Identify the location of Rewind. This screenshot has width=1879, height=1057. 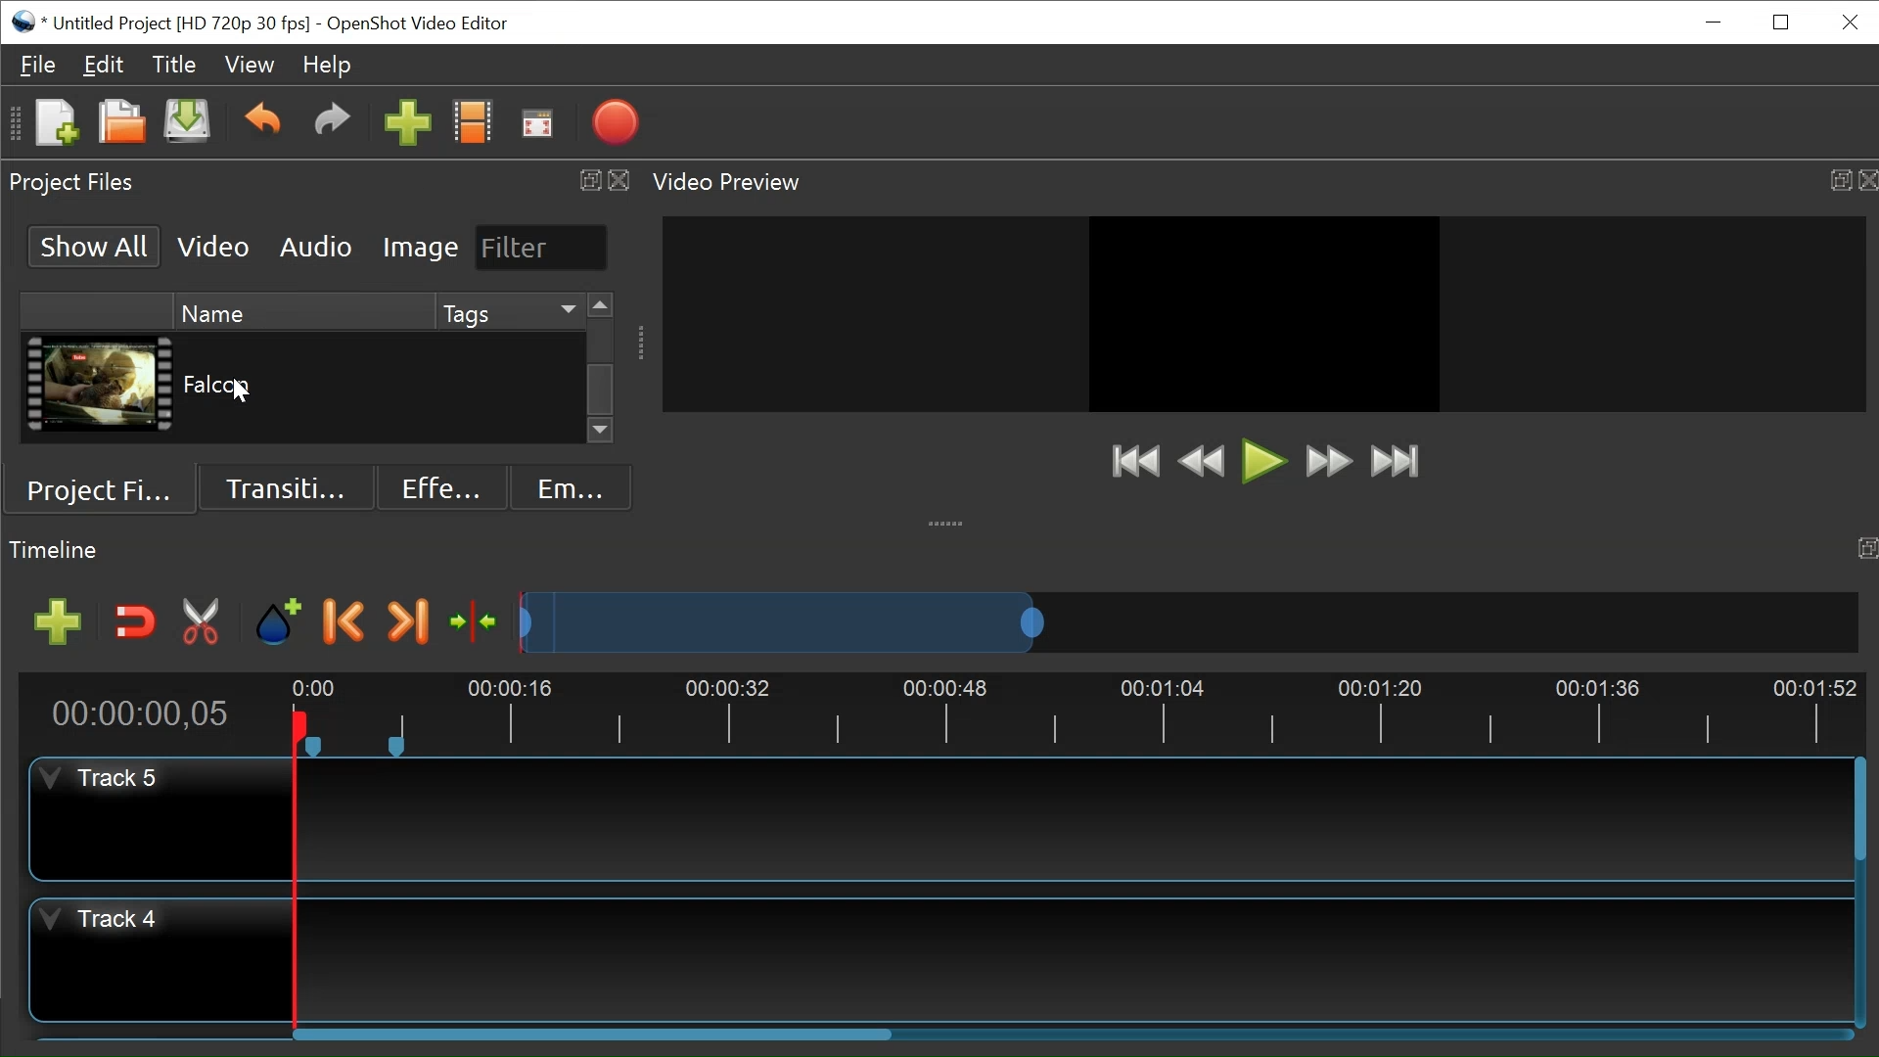
(1201, 461).